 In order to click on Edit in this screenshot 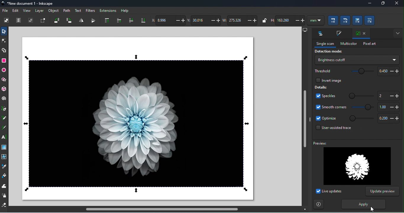, I will do `click(16, 11)`.